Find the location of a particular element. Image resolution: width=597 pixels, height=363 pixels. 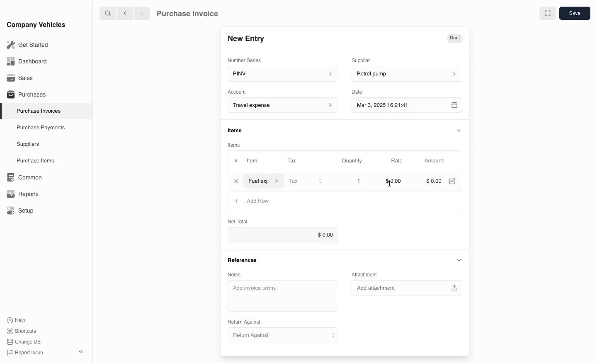

Company Vehicles is located at coordinates (36, 24).